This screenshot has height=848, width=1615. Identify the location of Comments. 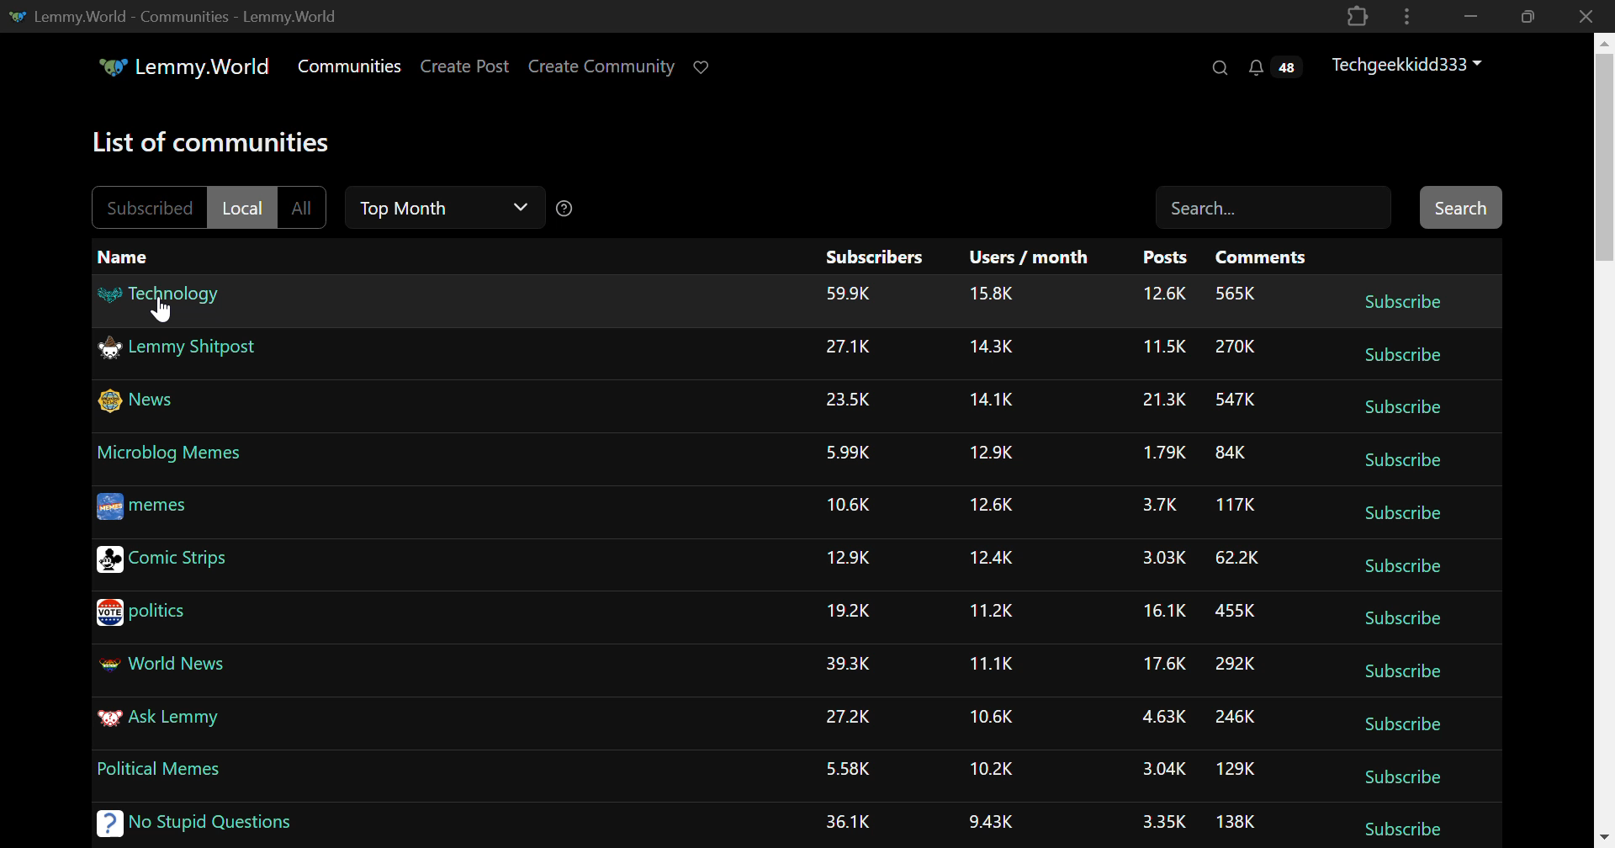
(1263, 257).